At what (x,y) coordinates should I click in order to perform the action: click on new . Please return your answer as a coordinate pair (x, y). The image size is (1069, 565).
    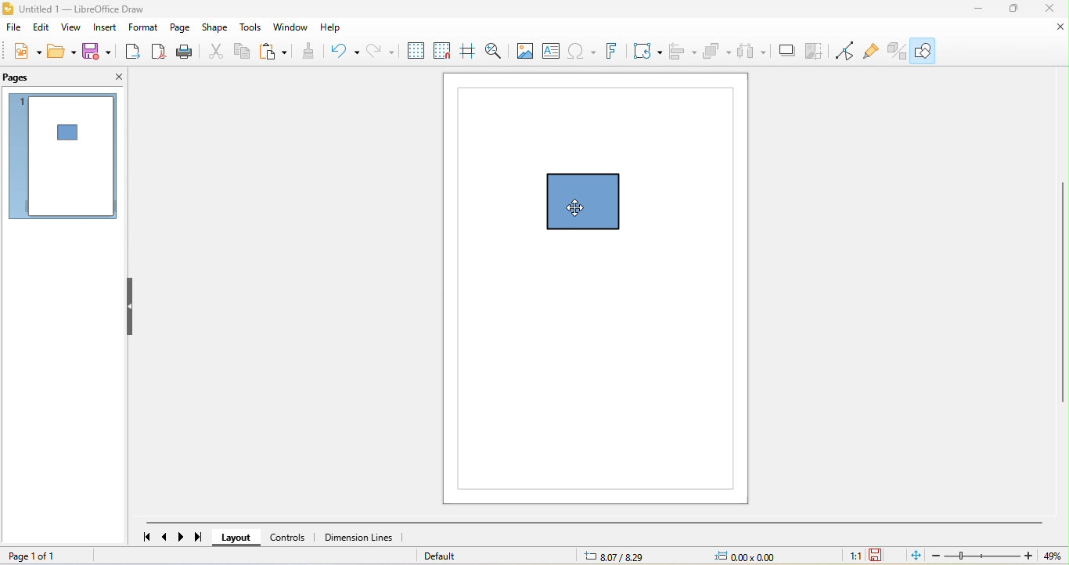
    Looking at the image, I should click on (27, 49).